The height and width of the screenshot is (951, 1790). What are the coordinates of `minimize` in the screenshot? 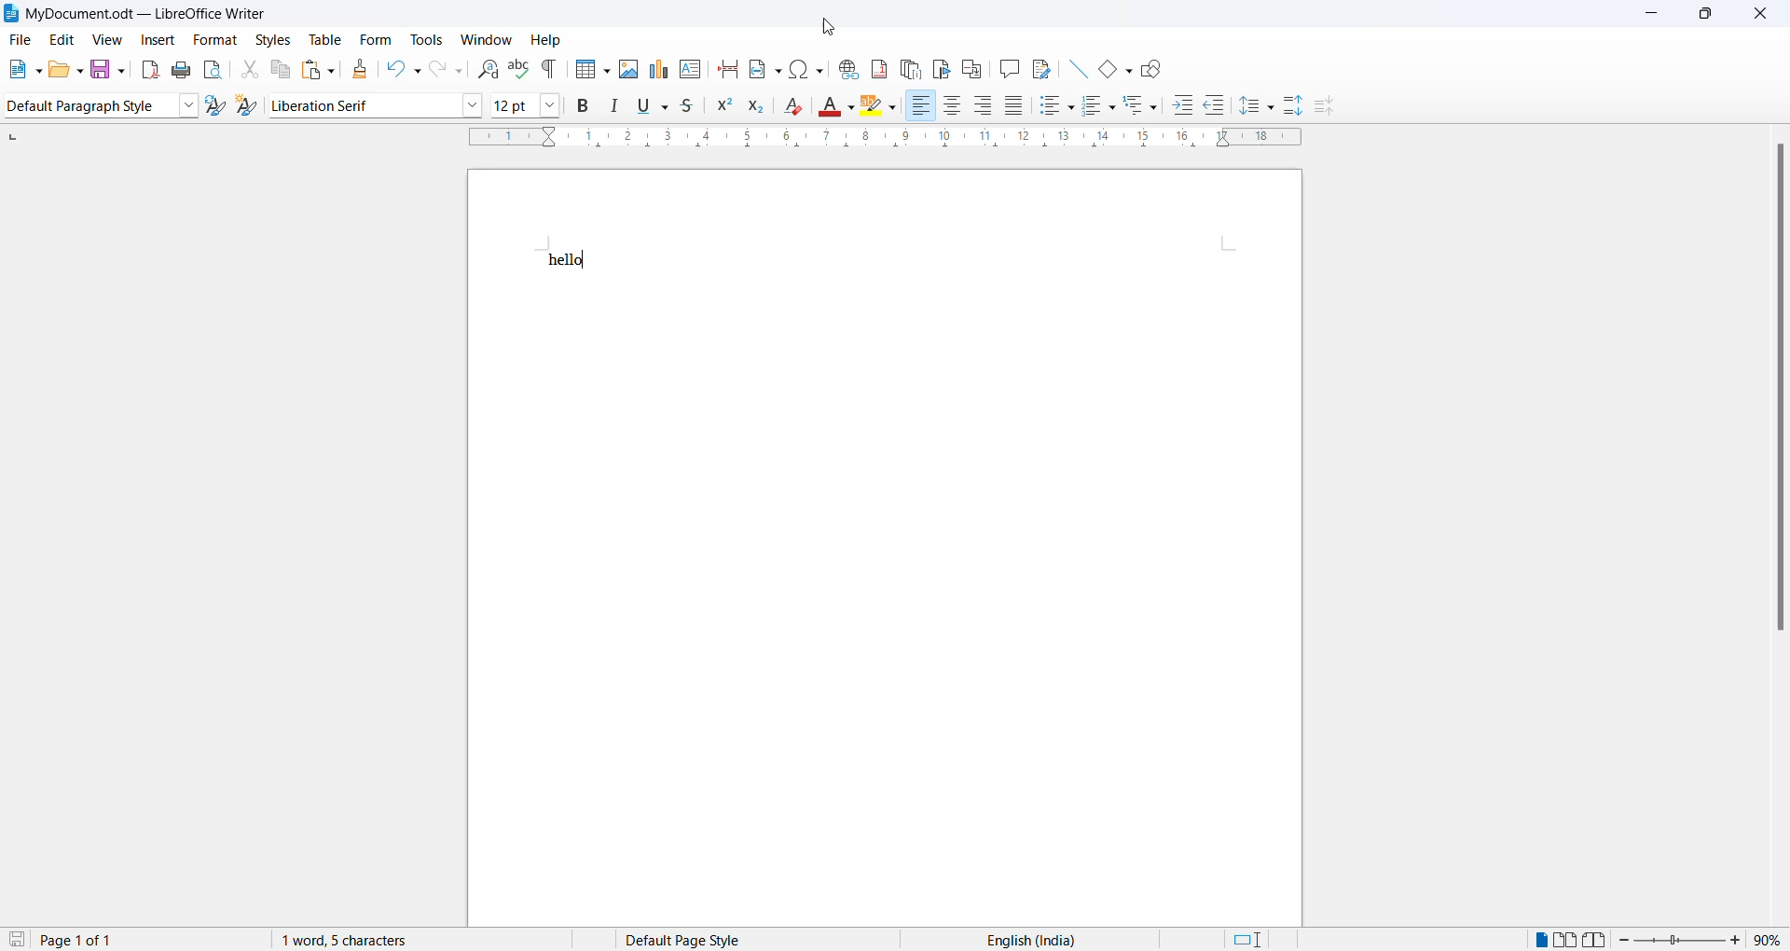 It's located at (1655, 15).